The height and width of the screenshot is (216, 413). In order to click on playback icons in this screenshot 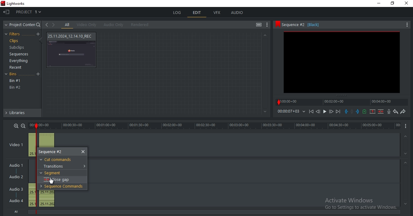, I will do `click(311, 111)`.